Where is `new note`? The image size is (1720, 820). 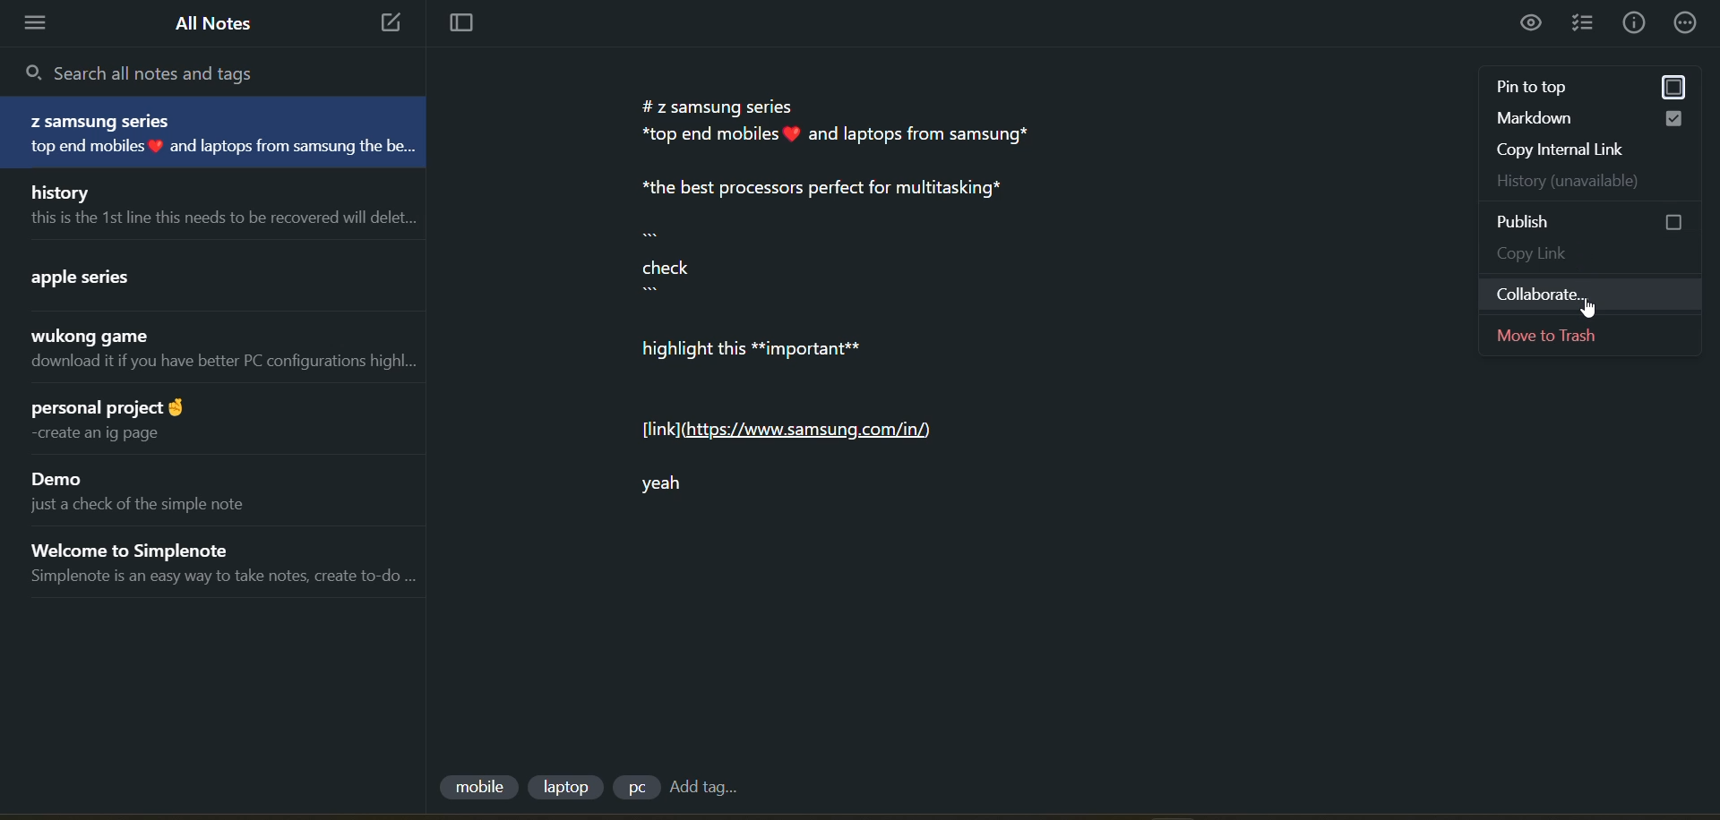
new note is located at coordinates (385, 24).